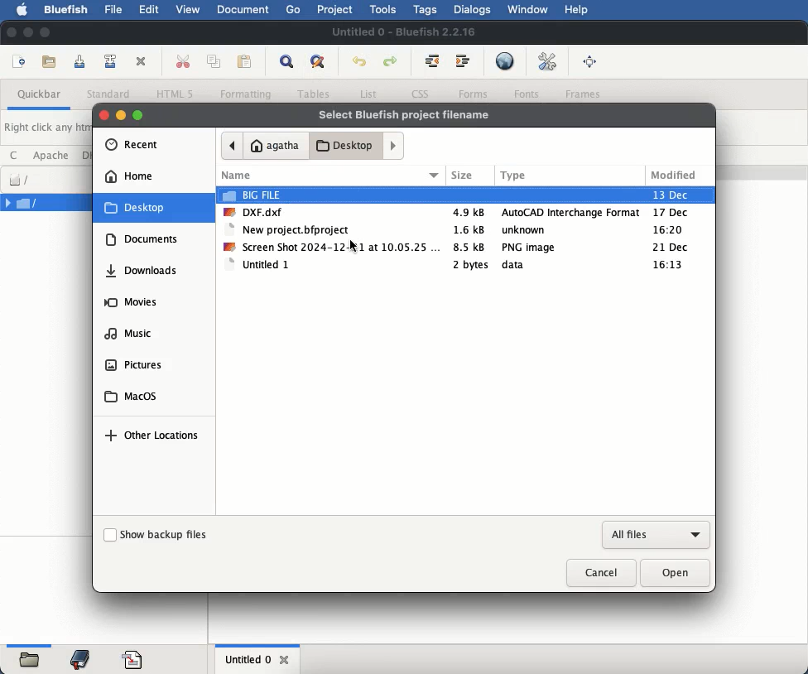  Describe the element at coordinates (17, 156) in the screenshot. I see `c` at that location.